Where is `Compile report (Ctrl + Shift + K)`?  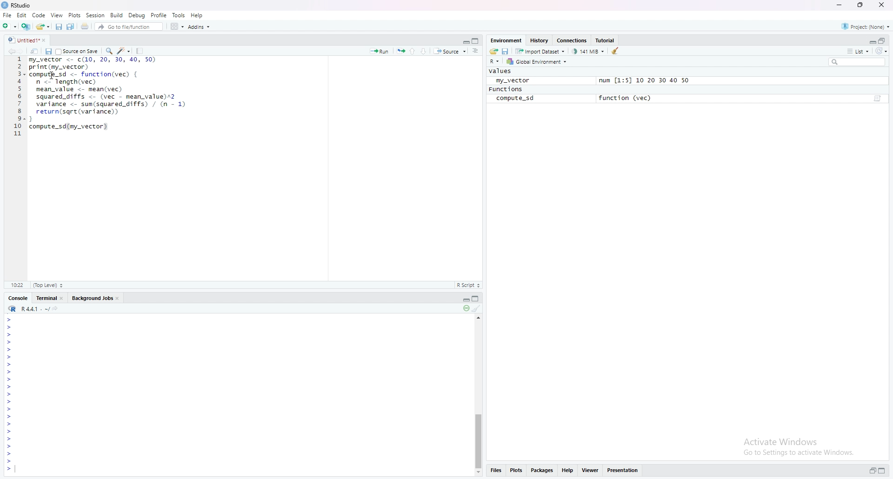 Compile report (Ctrl + Shift + K) is located at coordinates (140, 50).